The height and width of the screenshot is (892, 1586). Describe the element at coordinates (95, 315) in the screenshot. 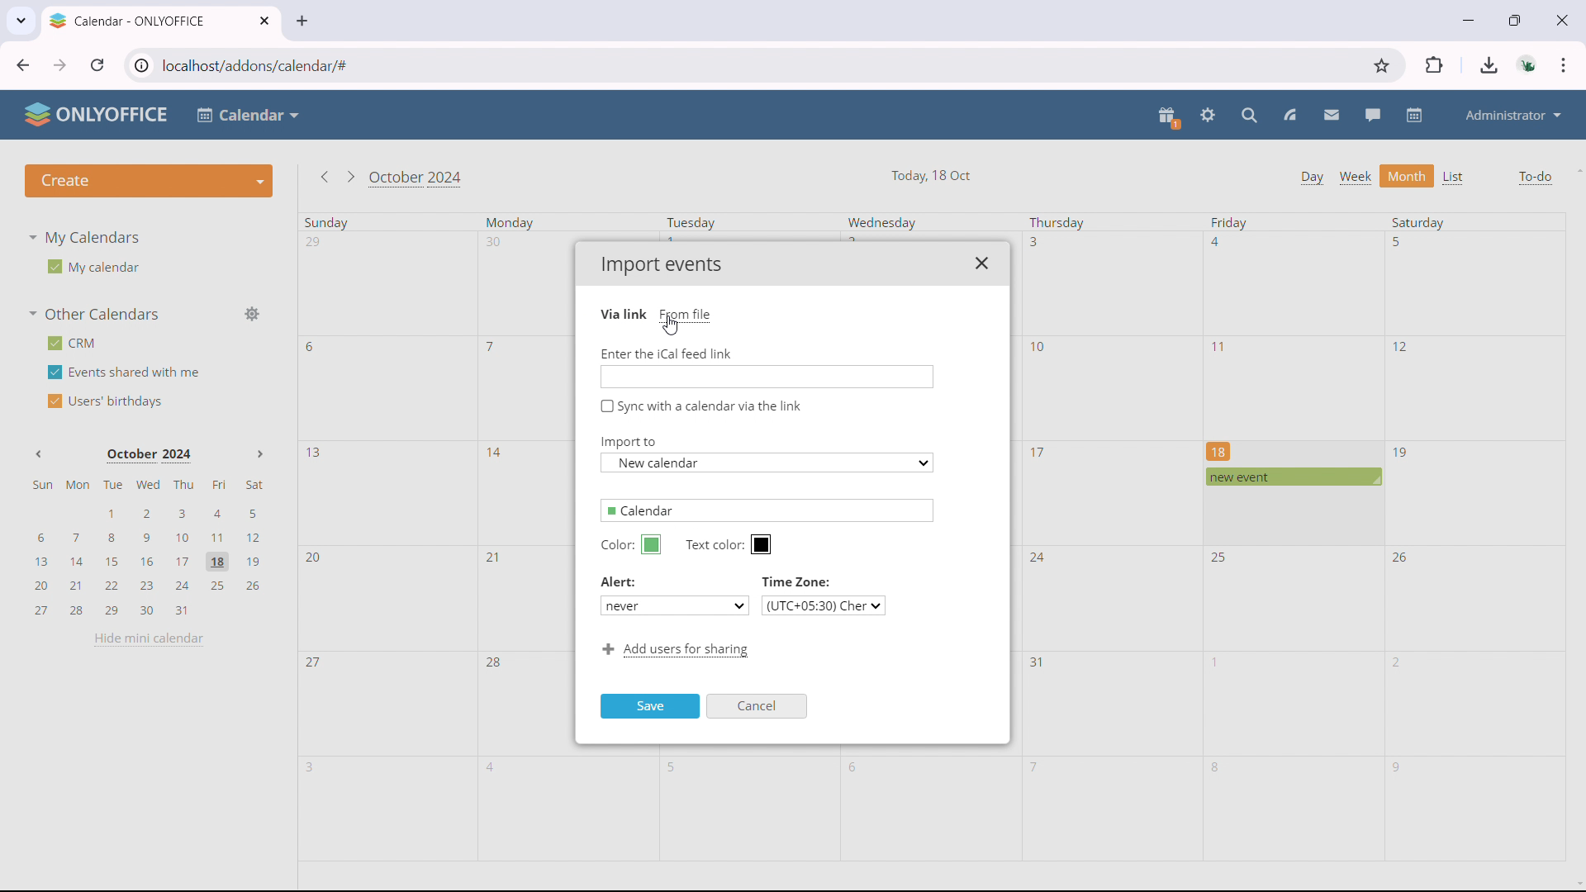

I see `other calendars` at that location.